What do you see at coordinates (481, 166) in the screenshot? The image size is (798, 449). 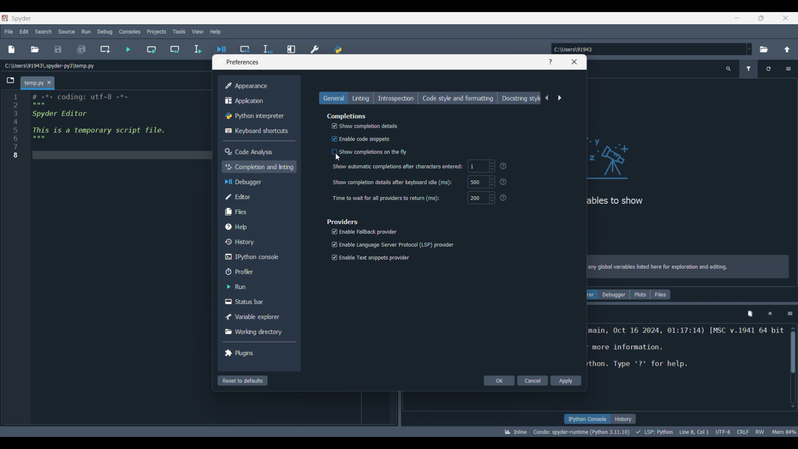 I see `1` at bounding box center [481, 166].